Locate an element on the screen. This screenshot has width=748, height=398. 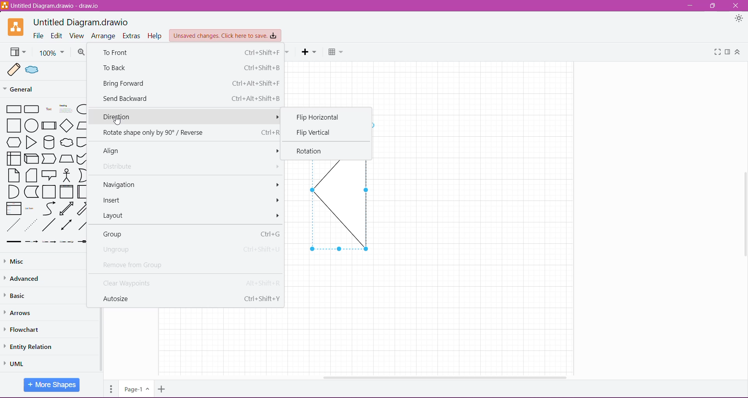
Flip Vertical is located at coordinates (314, 133).